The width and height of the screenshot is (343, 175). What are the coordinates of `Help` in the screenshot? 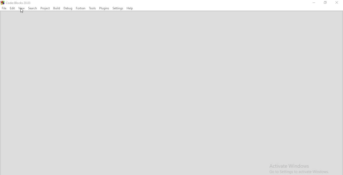 It's located at (130, 8).